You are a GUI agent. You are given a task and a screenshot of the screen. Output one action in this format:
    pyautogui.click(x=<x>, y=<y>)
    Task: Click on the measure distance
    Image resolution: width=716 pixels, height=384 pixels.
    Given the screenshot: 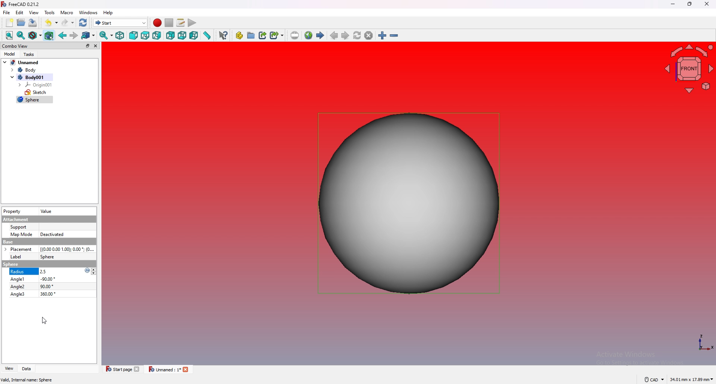 What is the action you would take?
    pyautogui.click(x=208, y=35)
    